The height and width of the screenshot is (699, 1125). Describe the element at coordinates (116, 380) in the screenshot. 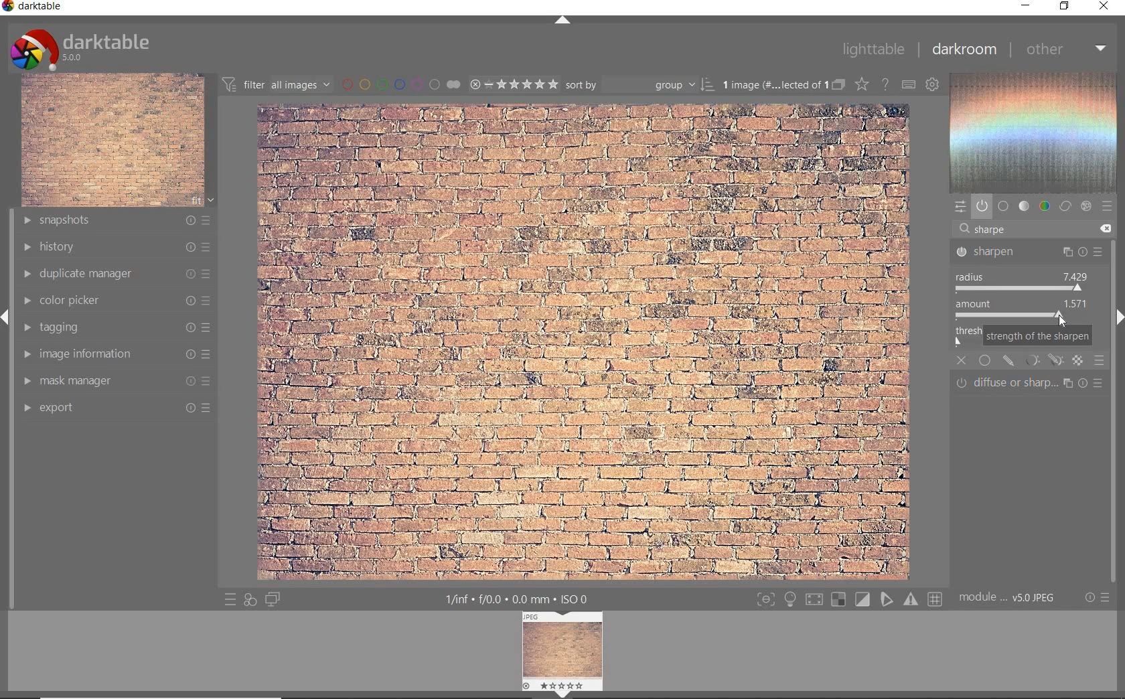

I see `mask manager` at that location.